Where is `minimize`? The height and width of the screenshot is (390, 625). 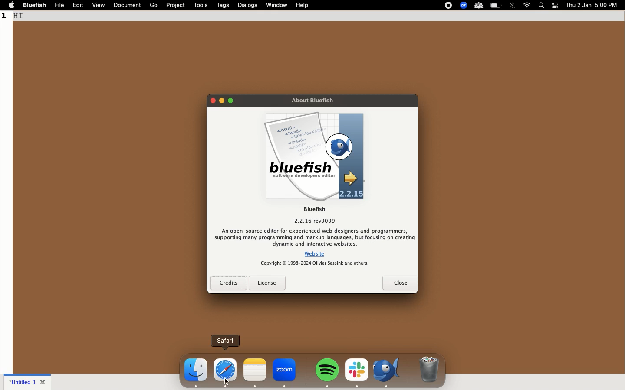 minimize is located at coordinates (221, 102).